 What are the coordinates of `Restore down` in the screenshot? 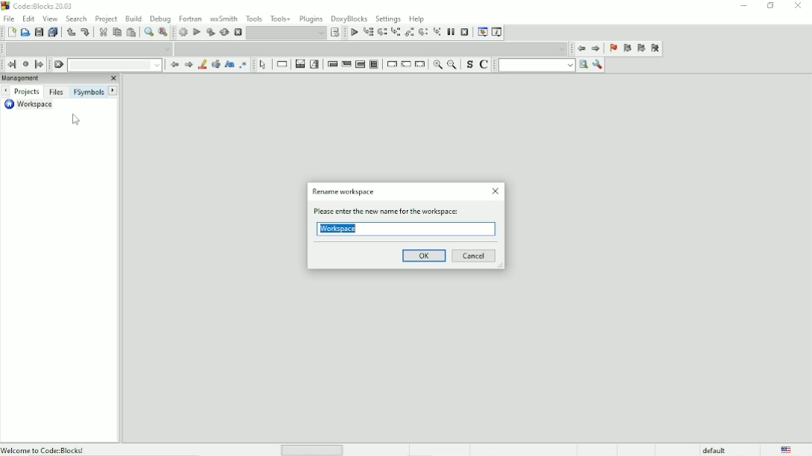 It's located at (770, 6).